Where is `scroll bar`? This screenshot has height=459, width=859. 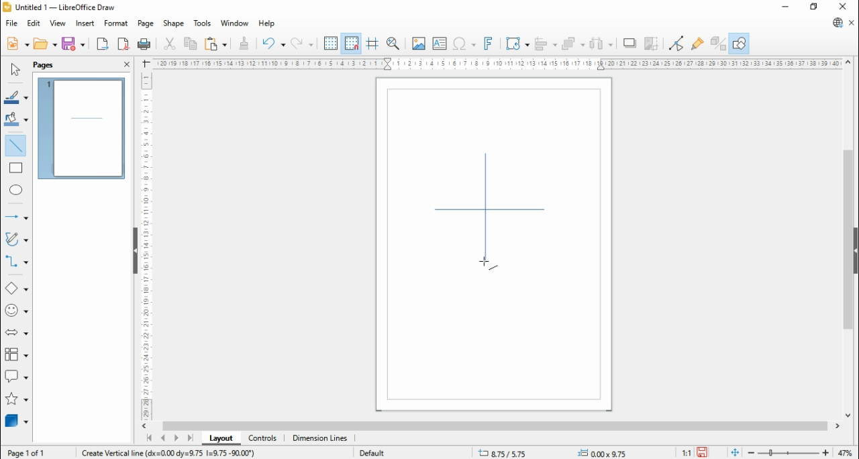
scroll bar is located at coordinates (847, 240).